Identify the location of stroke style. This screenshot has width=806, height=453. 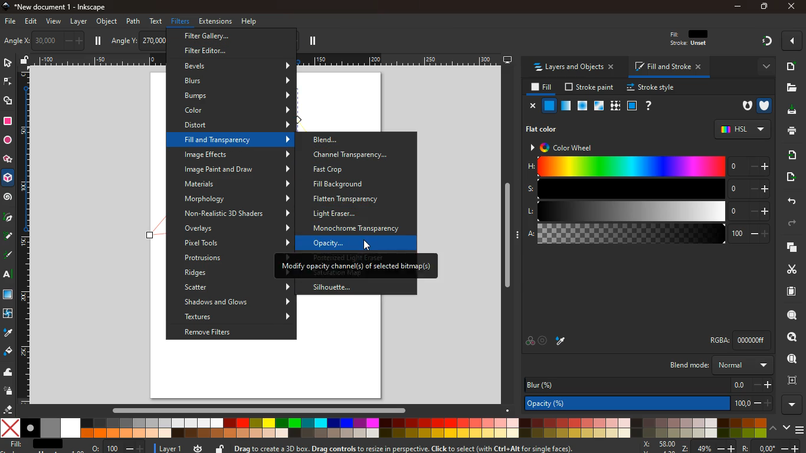
(649, 88).